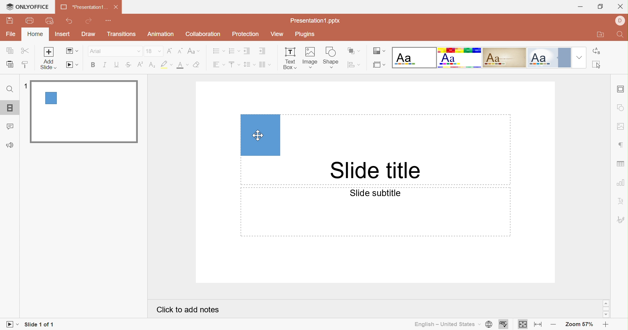 This screenshot has width=628, height=330. I want to click on cursor, so click(258, 135).